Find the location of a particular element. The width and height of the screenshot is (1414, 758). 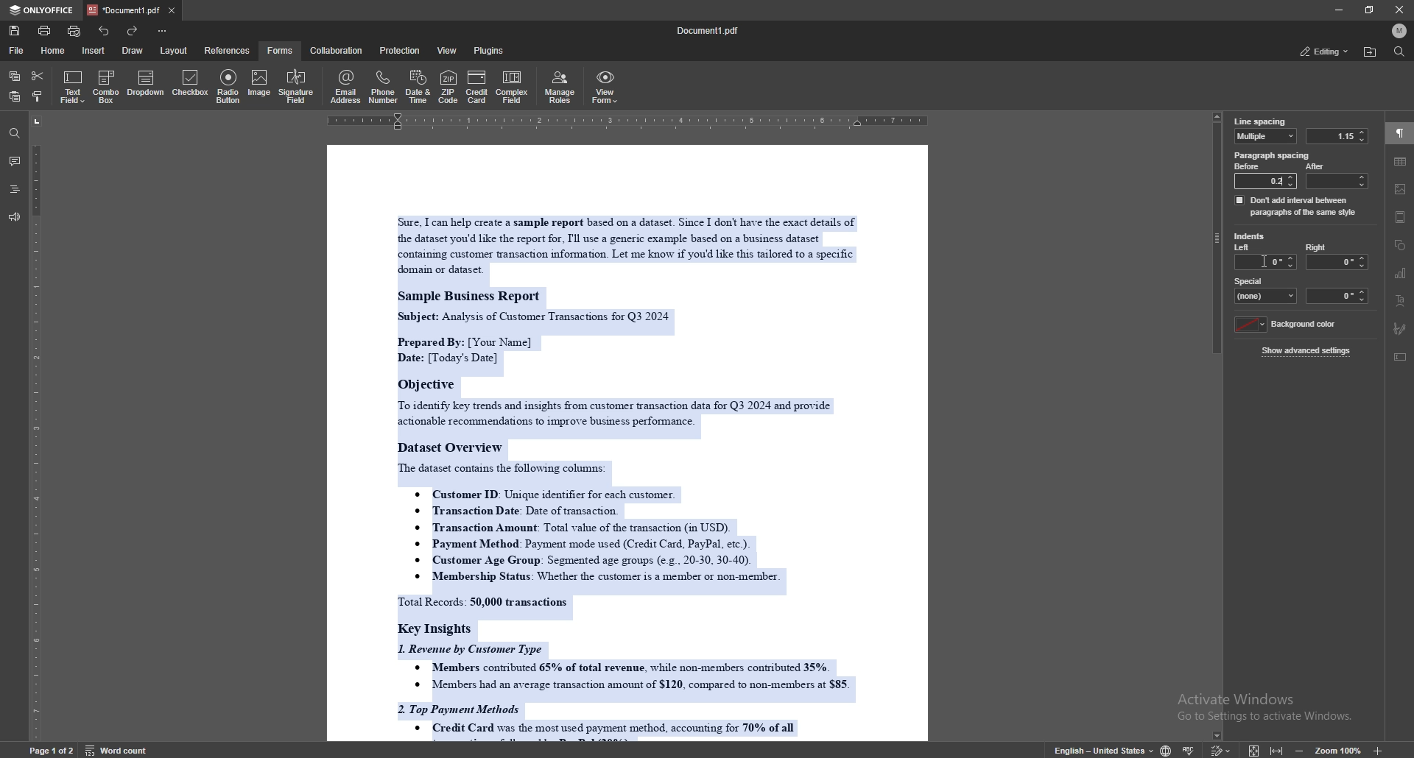

line spacing value is located at coordinates (1336, 136).